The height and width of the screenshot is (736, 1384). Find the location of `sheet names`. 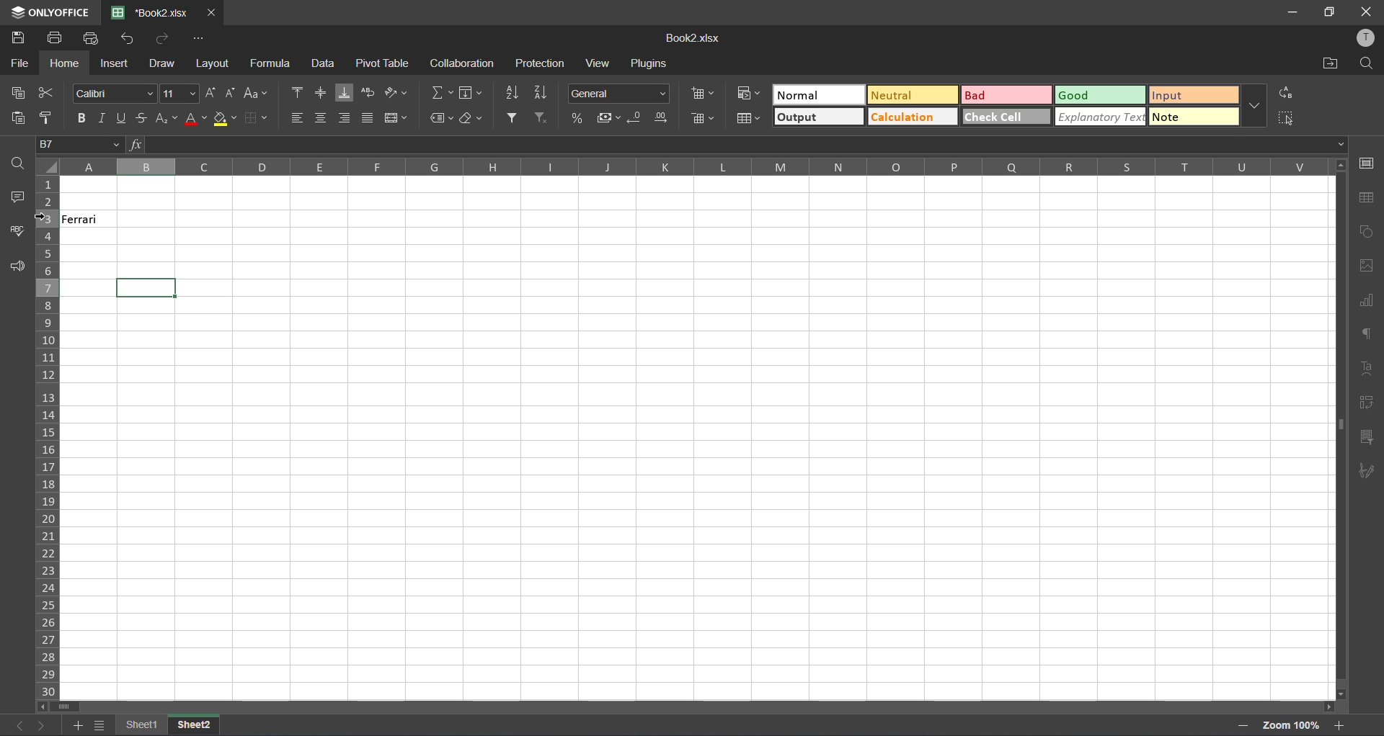

sheet names is located at coordinates (167, 724).